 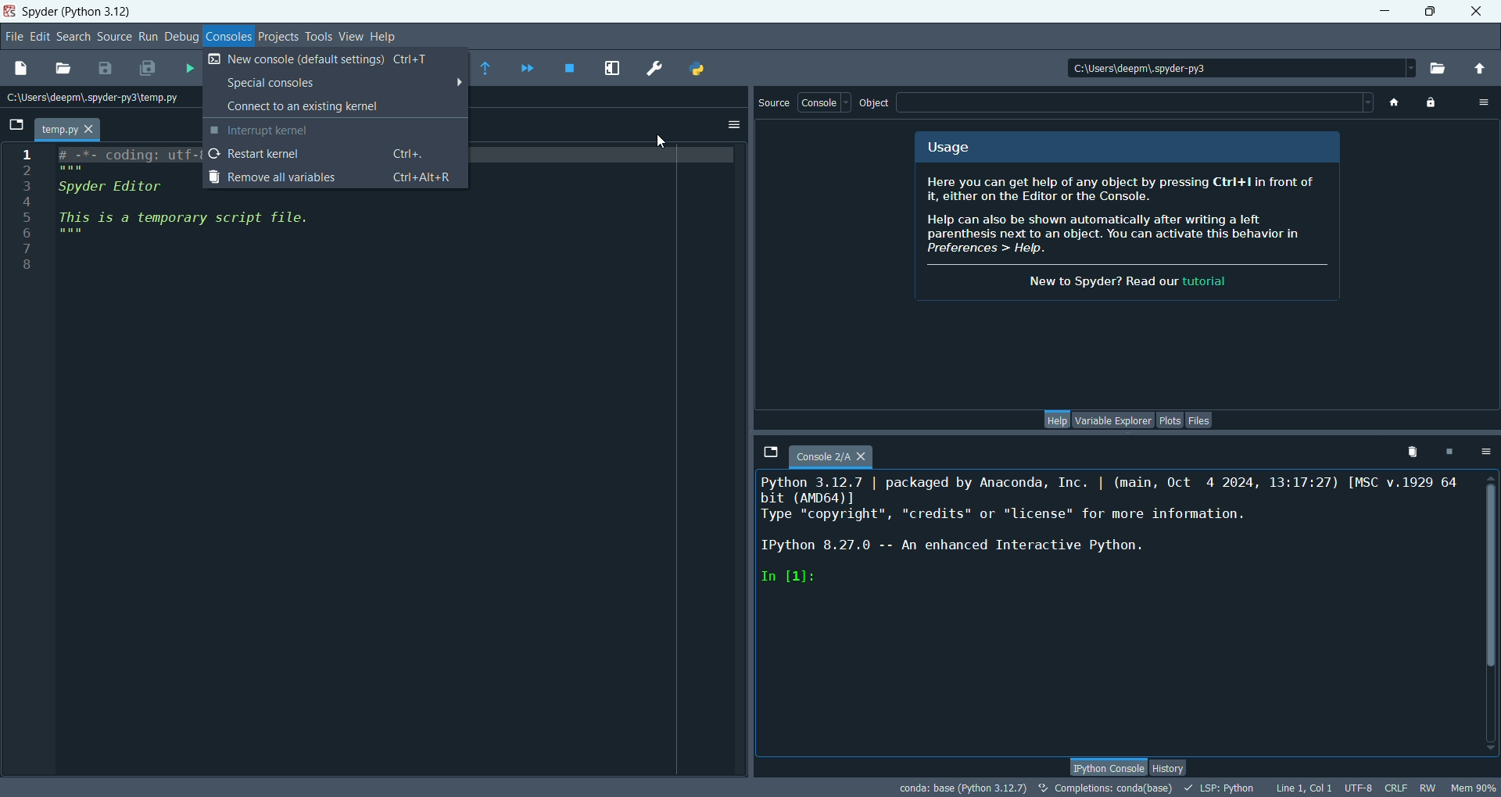 I want to click on vertical scroll bar, so click(x=1492, y=607).